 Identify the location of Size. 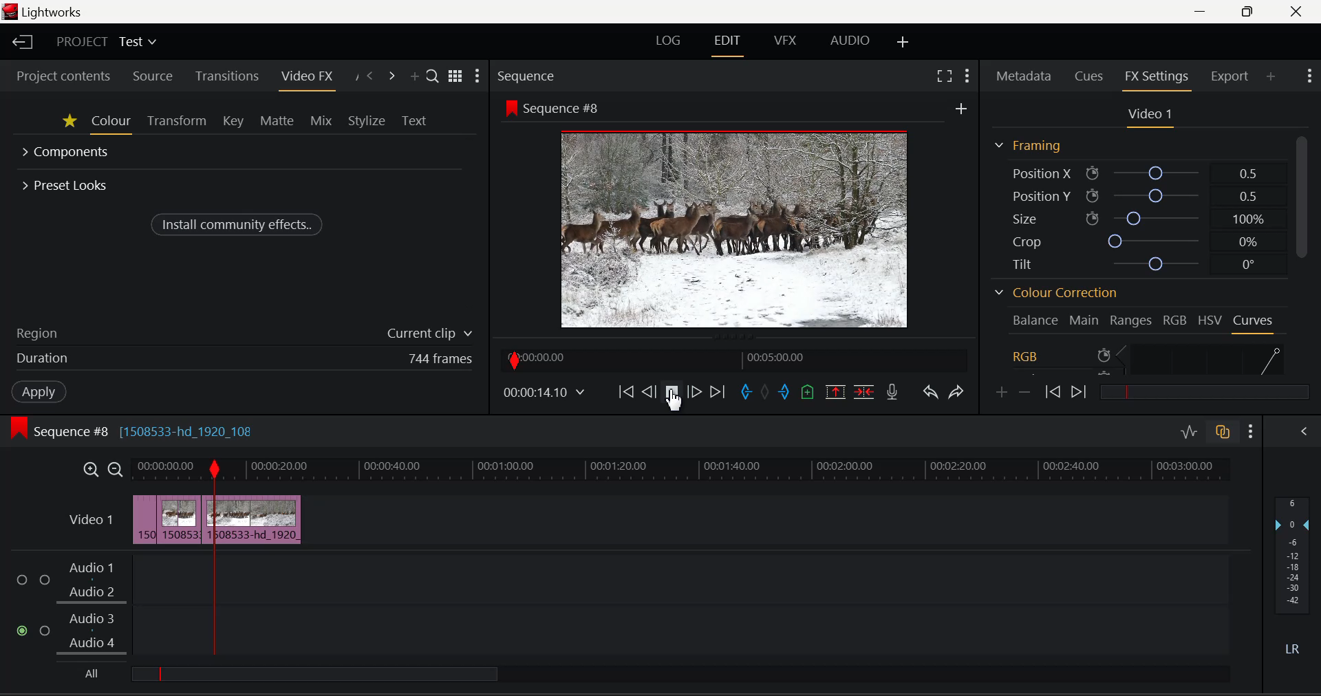
(1135, 218).